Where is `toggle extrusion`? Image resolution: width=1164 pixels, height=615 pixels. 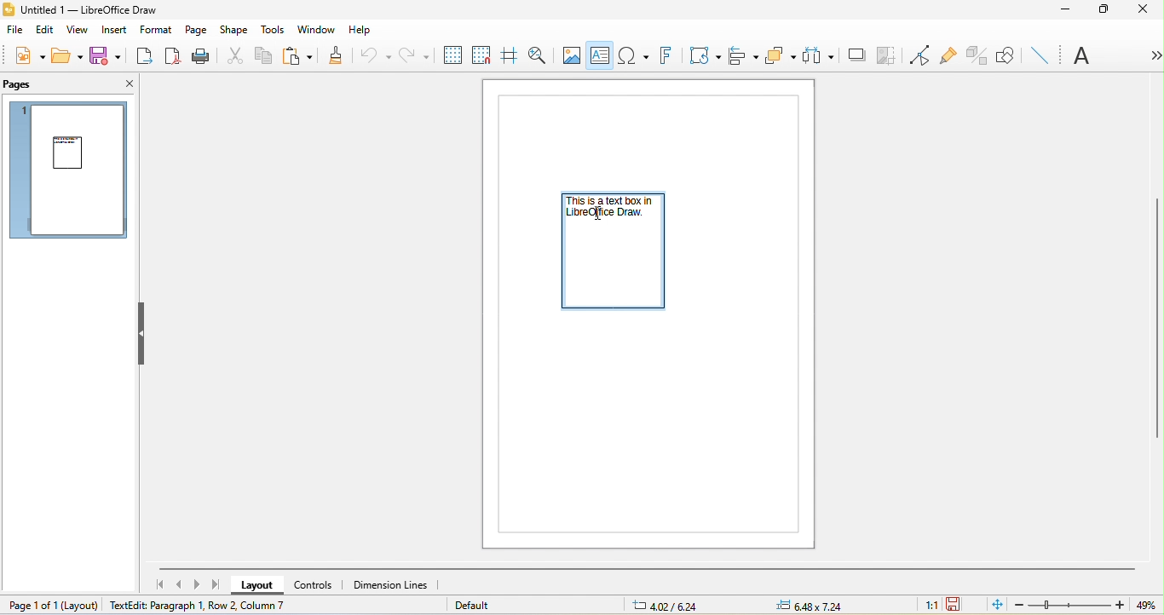 toggle extrusion is located at coordinates (979, 54).